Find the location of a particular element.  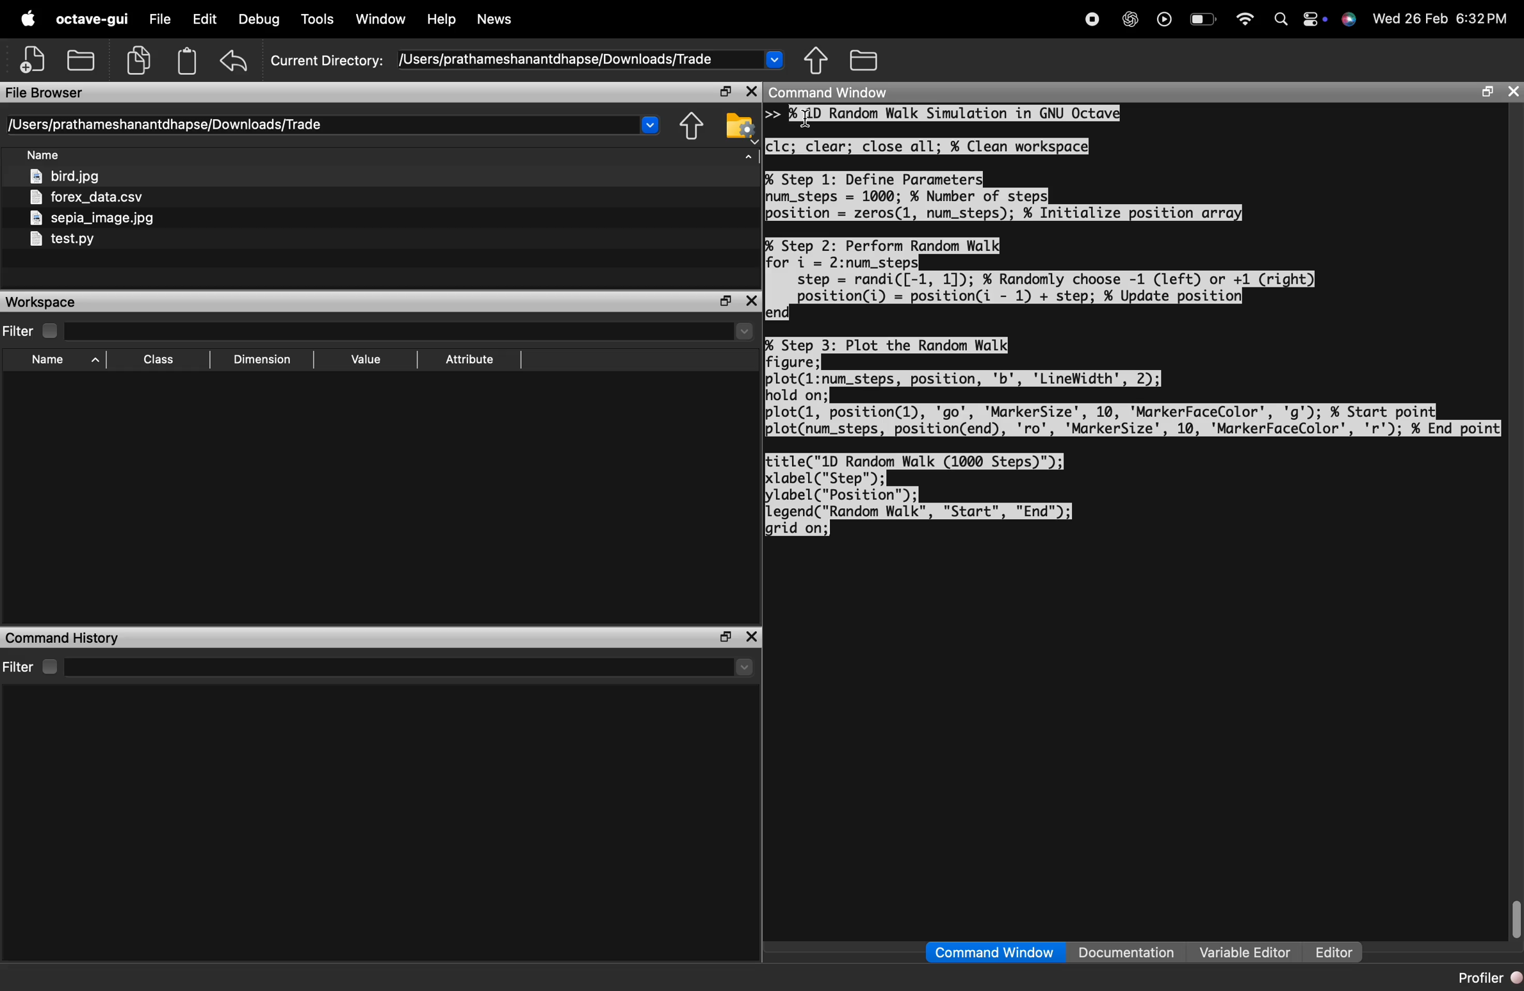

debug is located at coordinates (260, 20).